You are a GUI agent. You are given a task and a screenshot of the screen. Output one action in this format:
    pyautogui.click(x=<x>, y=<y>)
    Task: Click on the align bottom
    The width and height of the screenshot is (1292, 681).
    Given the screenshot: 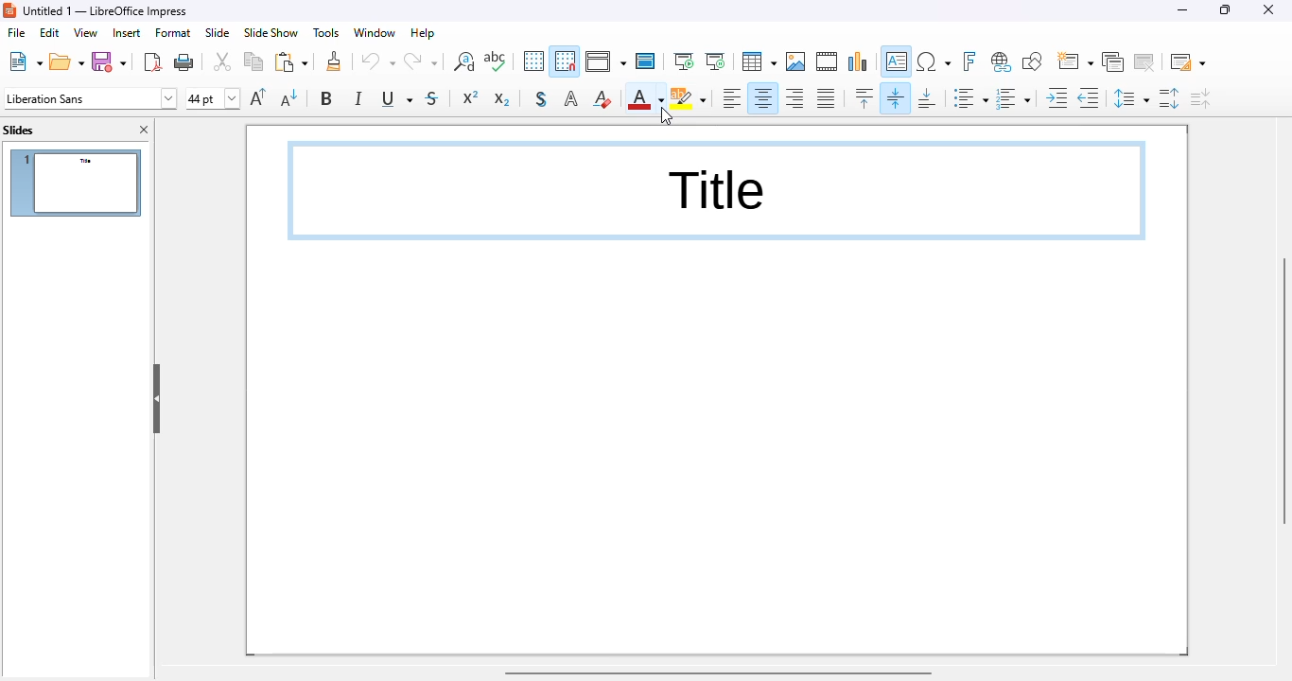 What is the action you would take?
    pyautogui.click(x=926, y=98)
    